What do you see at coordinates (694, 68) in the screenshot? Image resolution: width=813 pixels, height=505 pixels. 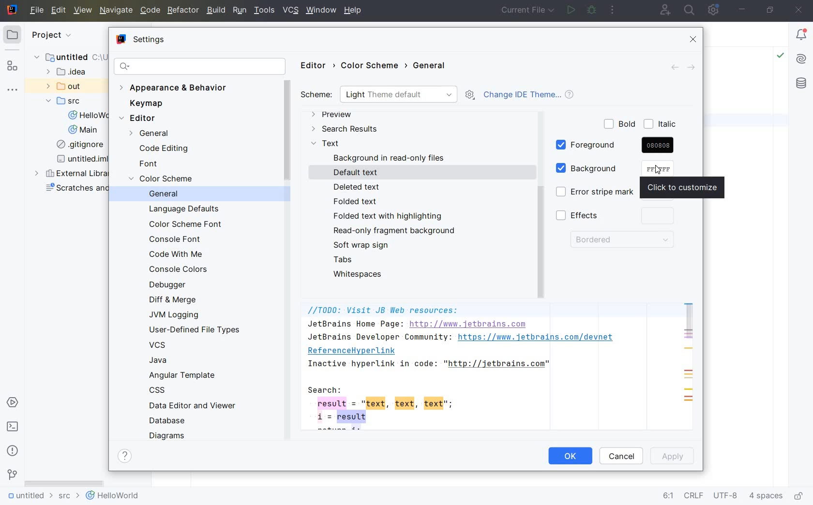 I see `FORWARD` at bounding box center [694, 68].